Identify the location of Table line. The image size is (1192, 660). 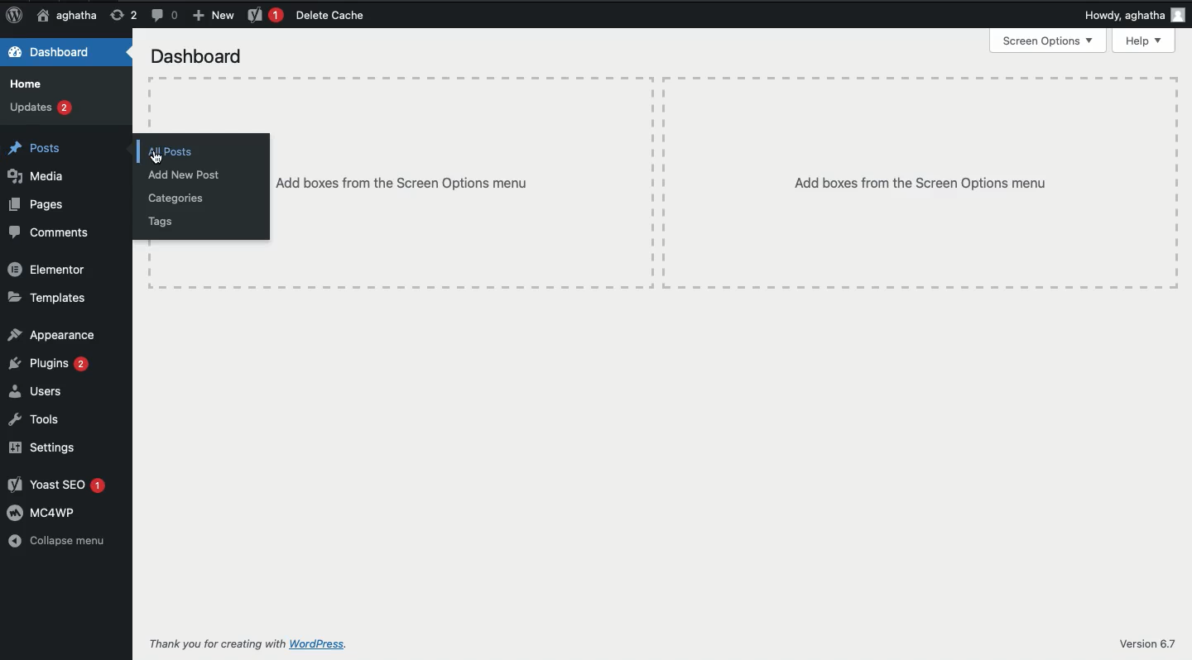
(651, 76).